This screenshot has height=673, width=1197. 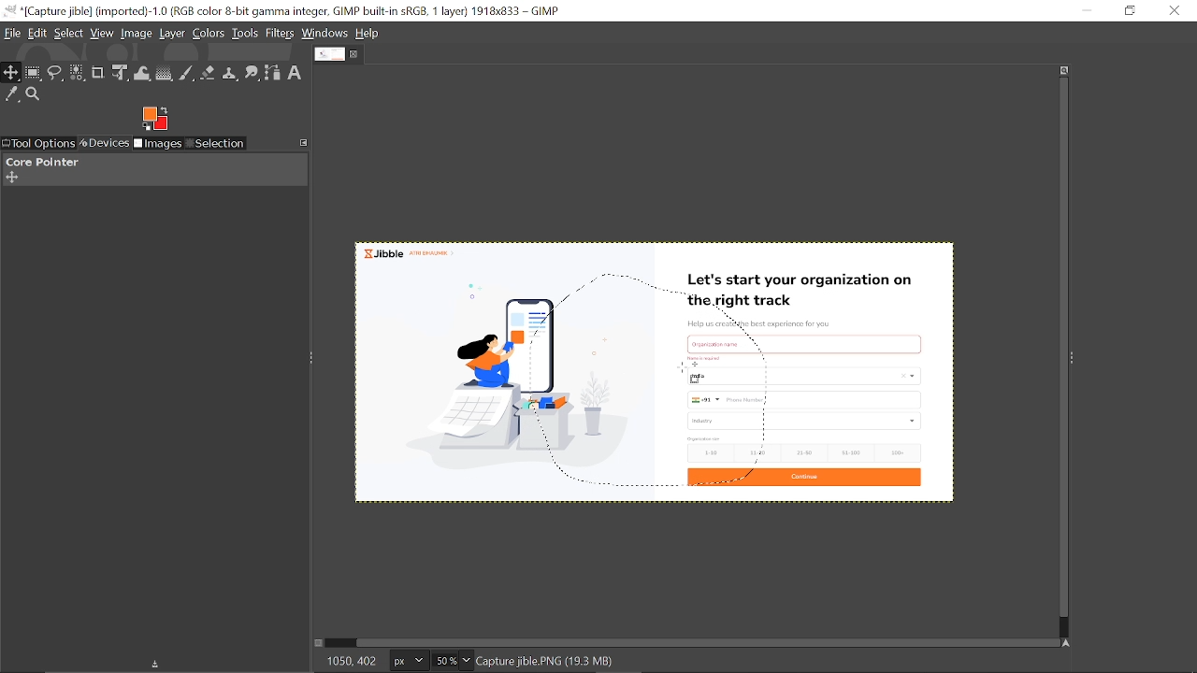 I want to click on industry, so click(x=806, y=421).